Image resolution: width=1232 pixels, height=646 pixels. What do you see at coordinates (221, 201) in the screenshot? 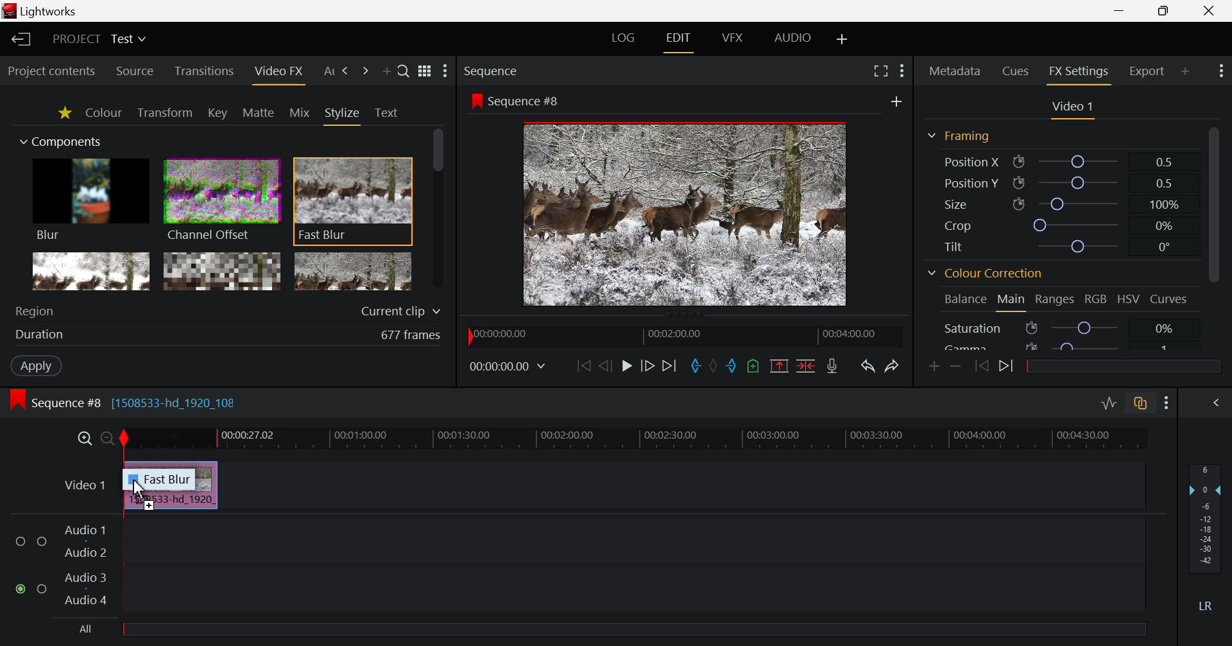
I see `Channel Offset` at bounding box center [221, 201].